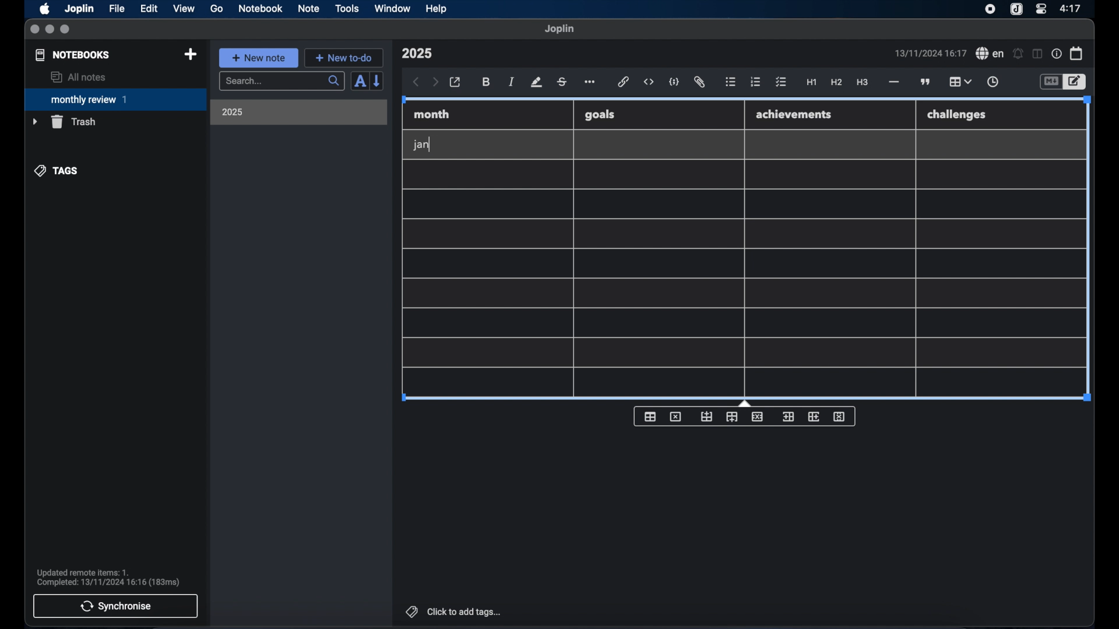 The width and height of the screenshot is (1119, 629). Describe the element at coordinates (455, 612) in the screenshot. I see `click to add tags` at that location.